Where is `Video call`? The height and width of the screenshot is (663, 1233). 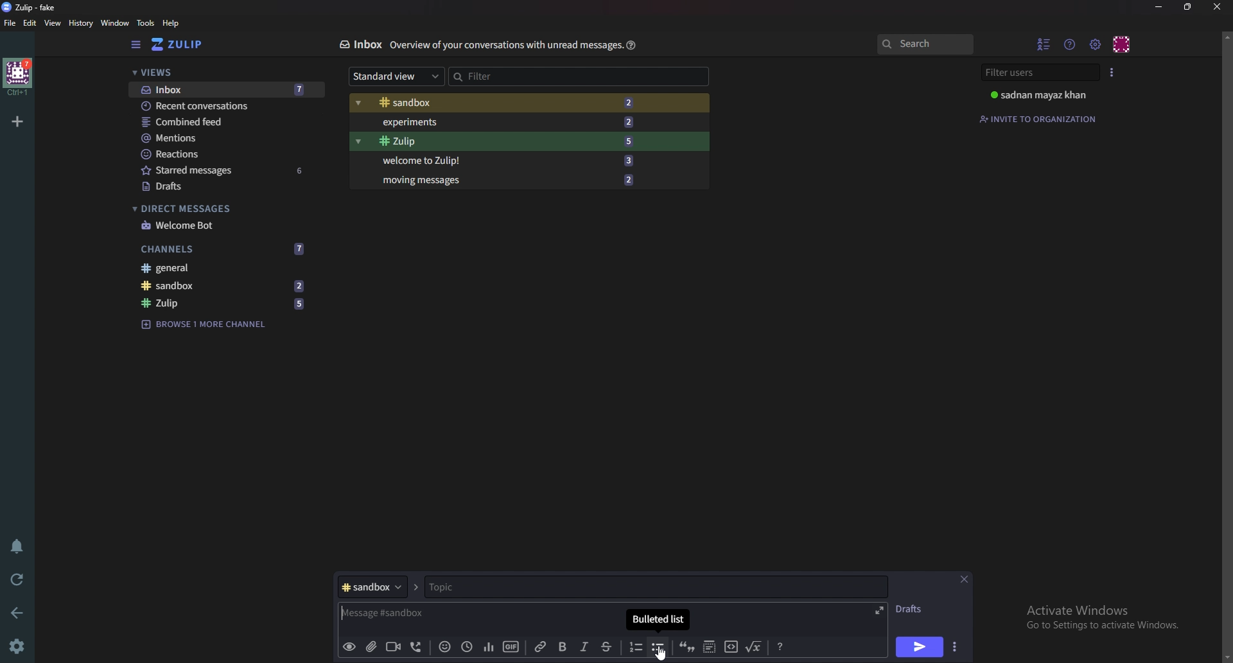
Video call is located at coordinates (392, 646).